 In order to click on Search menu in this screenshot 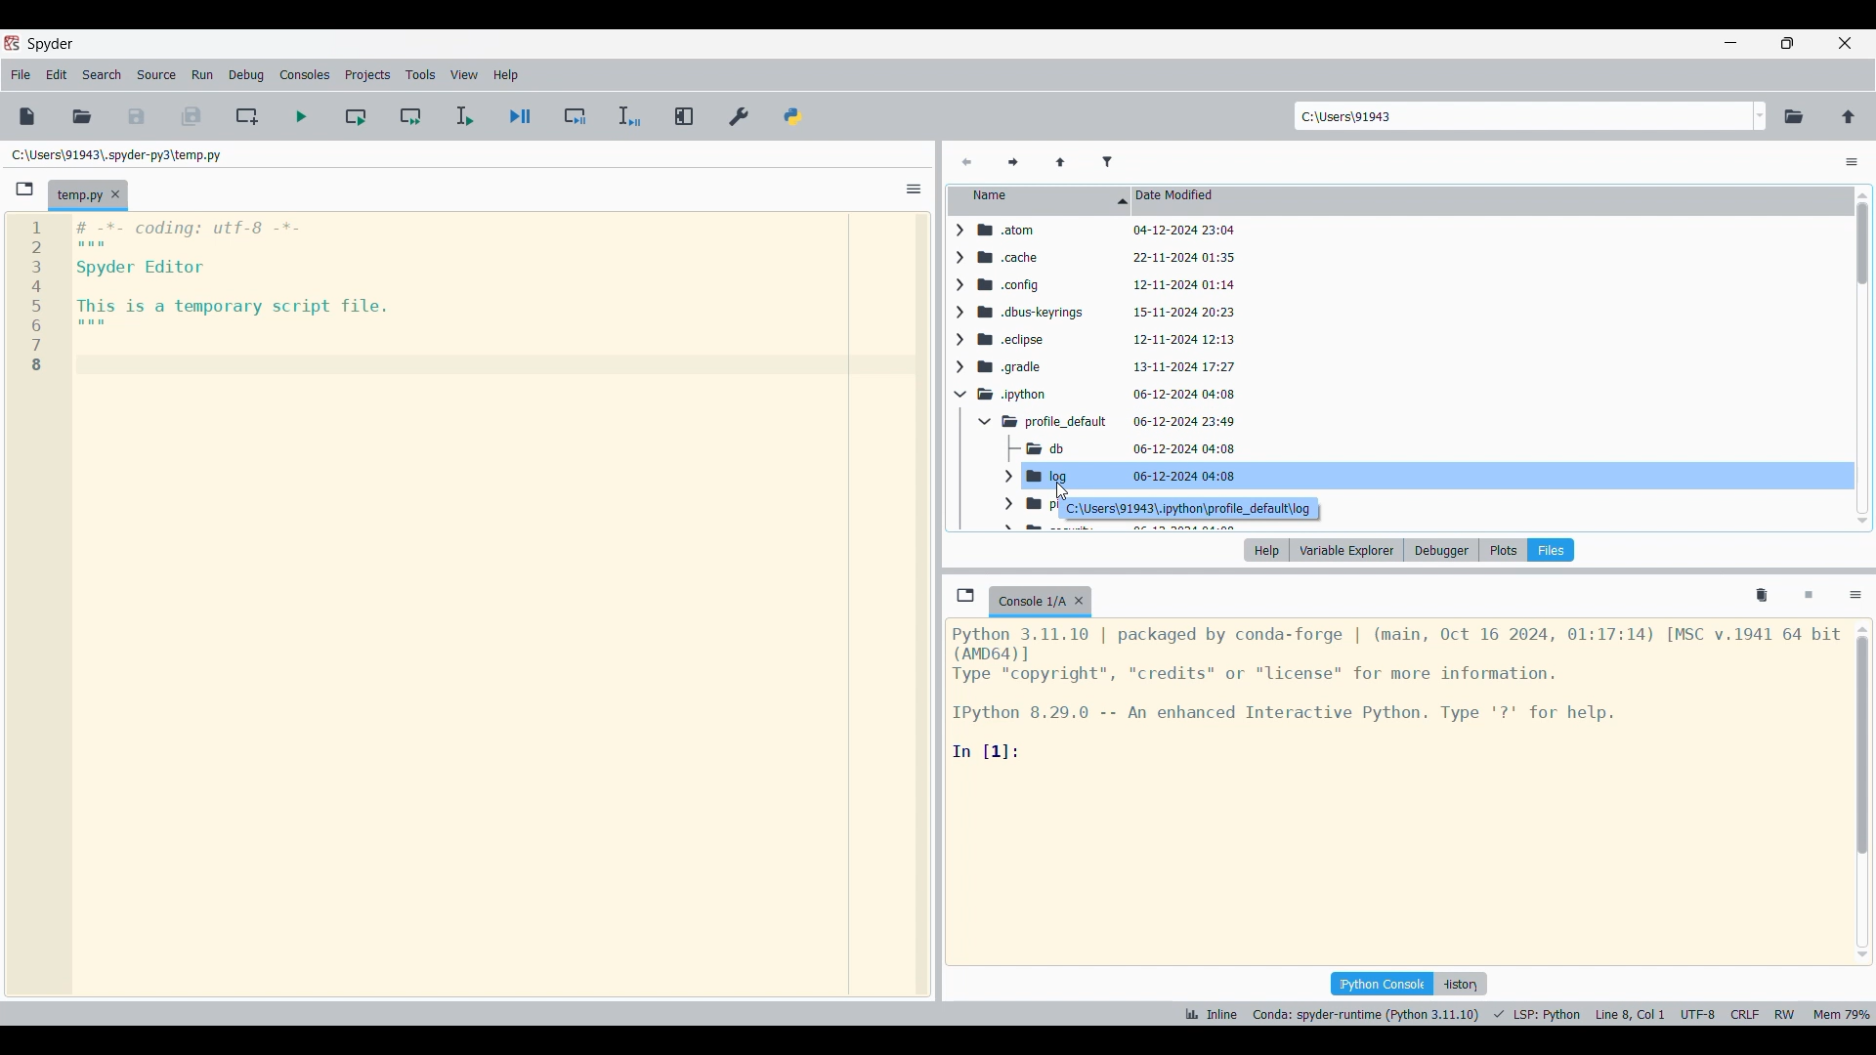, I will do `click(103, 75)`.